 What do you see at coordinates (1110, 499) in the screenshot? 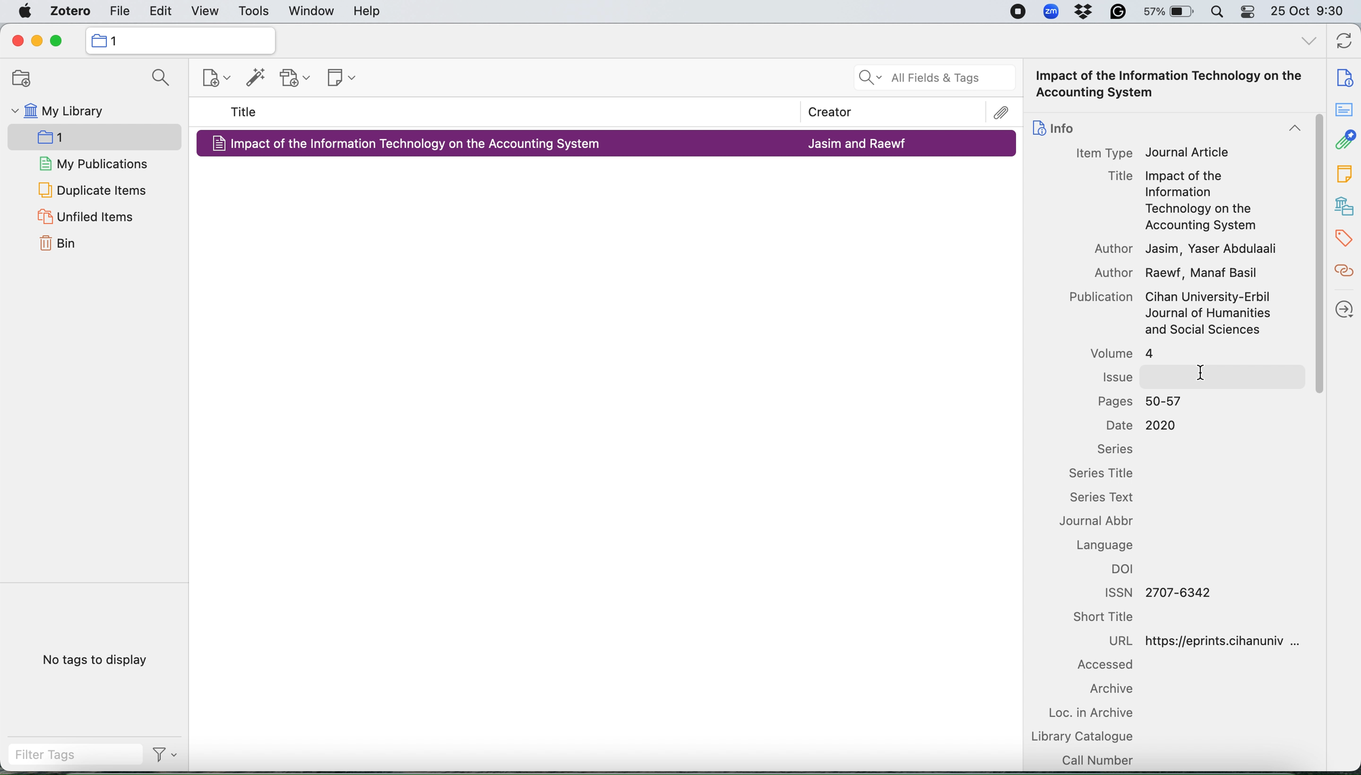
I see `series text` at bounding box center [1110, 499].